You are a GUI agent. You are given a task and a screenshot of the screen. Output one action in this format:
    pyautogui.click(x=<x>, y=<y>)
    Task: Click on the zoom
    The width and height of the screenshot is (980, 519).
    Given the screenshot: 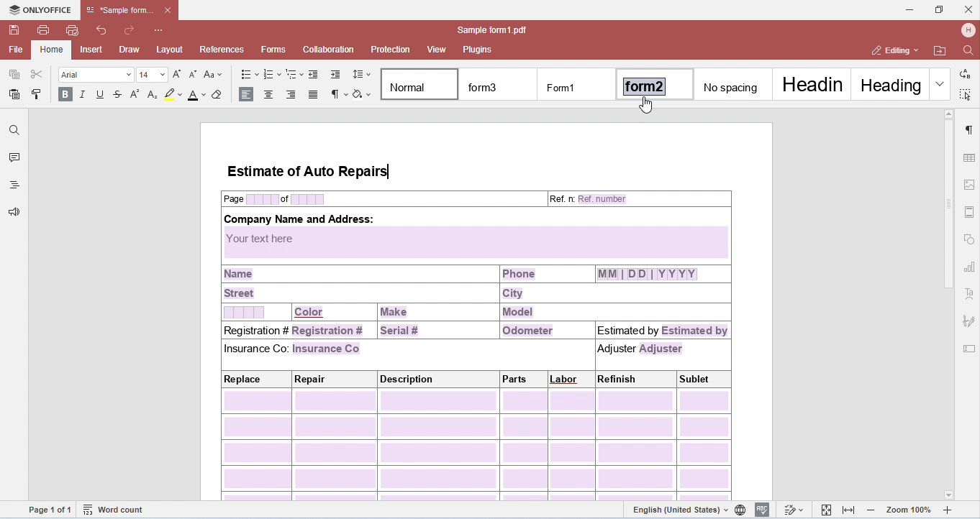 What is the action you would take?
    pyautogui.click(x=912, y=510)
    